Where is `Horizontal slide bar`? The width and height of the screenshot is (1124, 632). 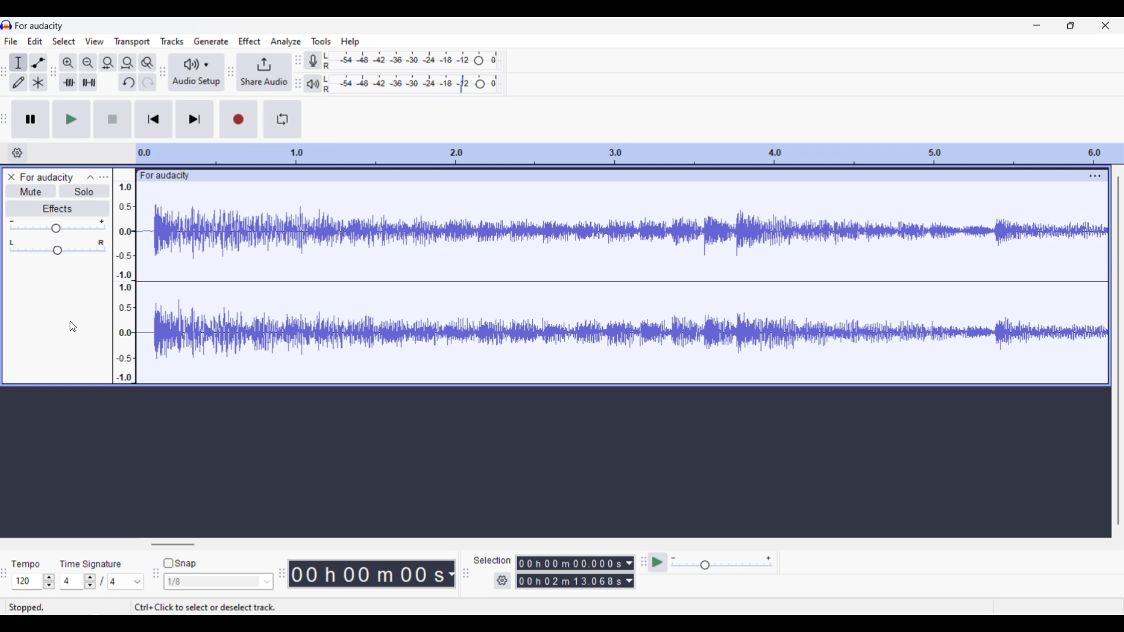 Horizontal slide bar is located at coordinates (173, 544).